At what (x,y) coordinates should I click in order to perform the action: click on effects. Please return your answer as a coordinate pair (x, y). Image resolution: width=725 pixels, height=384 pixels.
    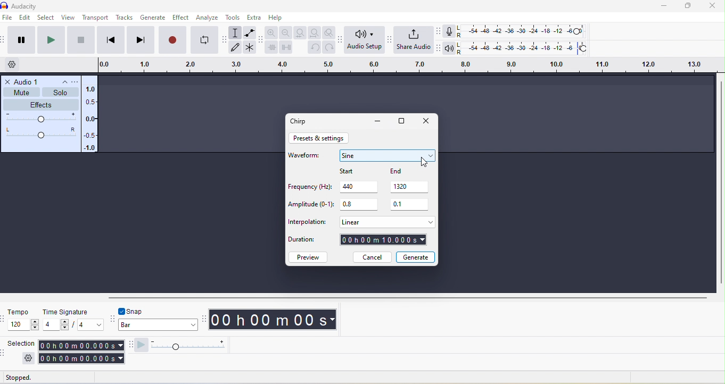
    Looking at the image, I should click on (42, 104).